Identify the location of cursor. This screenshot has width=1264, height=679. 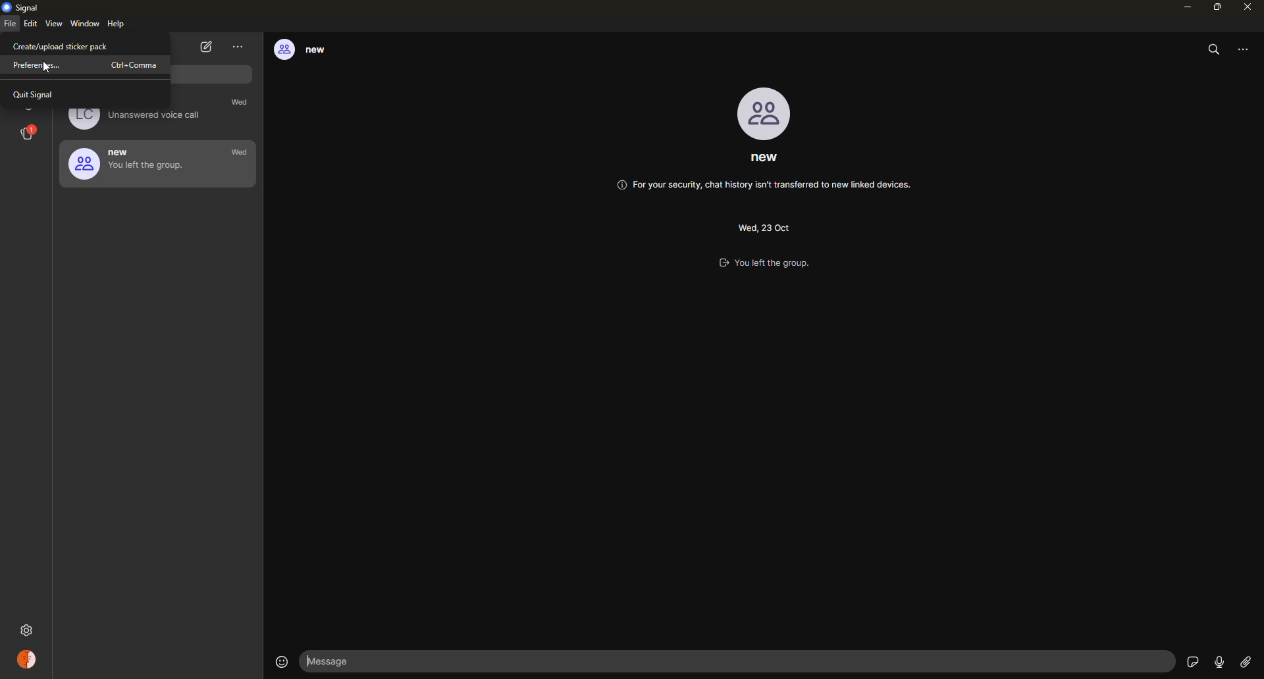
(42, 69).